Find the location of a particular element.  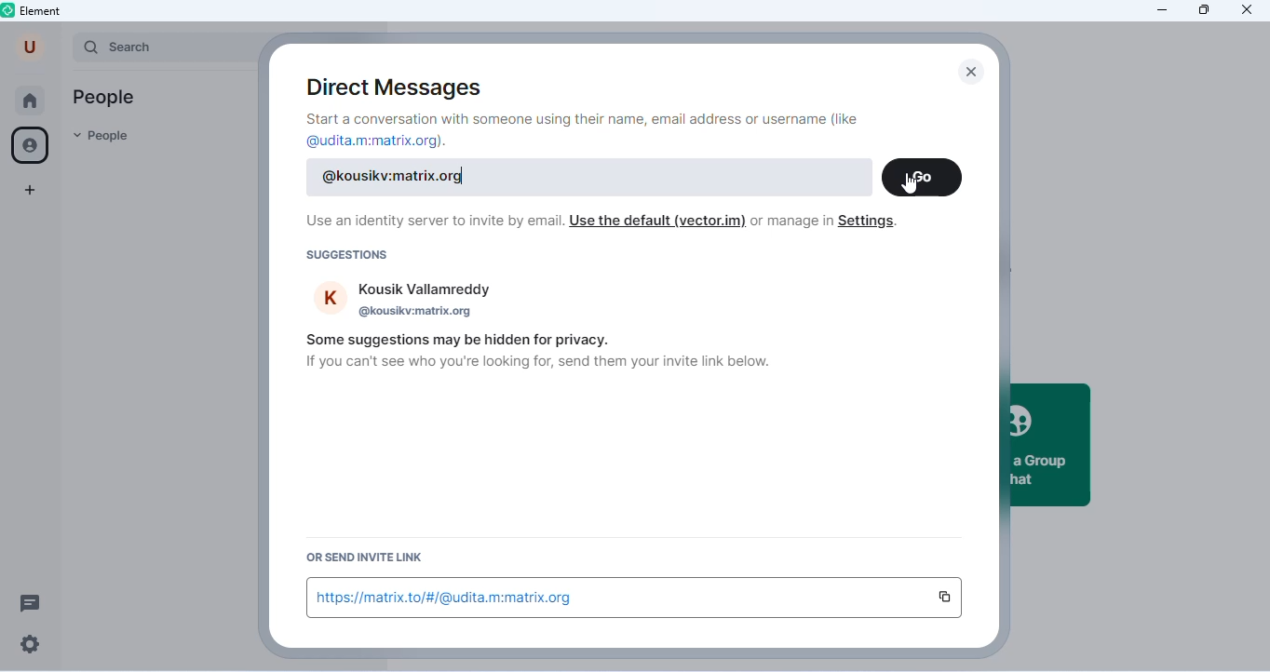

minimize is located at coordinates (1160, 10).